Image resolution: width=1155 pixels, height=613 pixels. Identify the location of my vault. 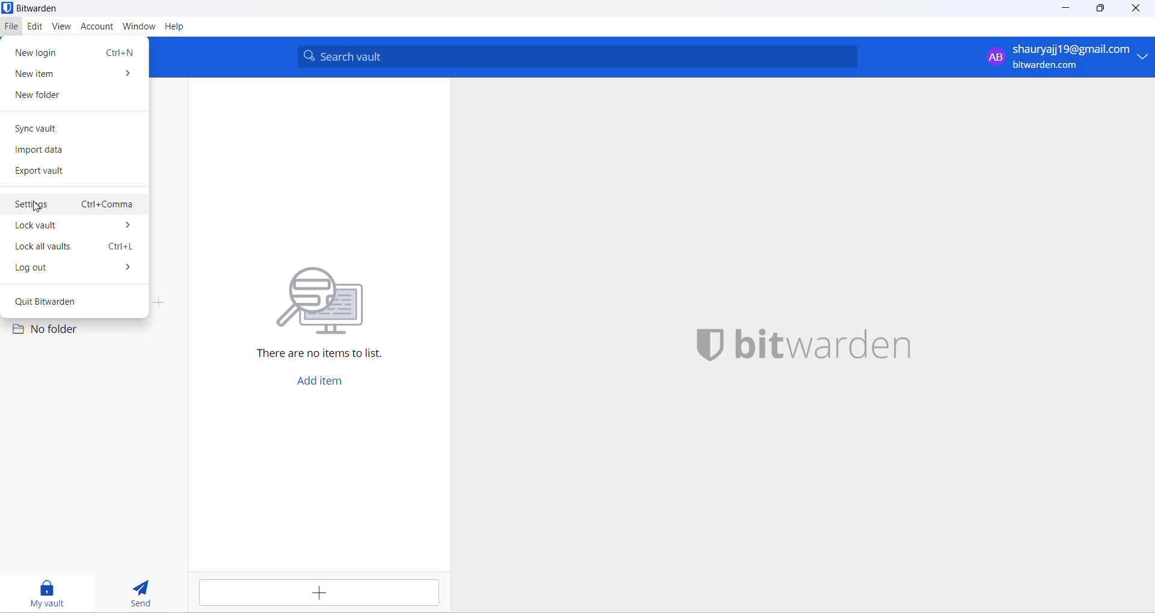
(48, 592).